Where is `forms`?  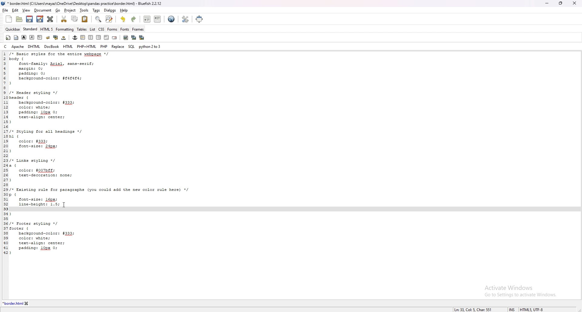 forms is located at coordinates (112, 30).